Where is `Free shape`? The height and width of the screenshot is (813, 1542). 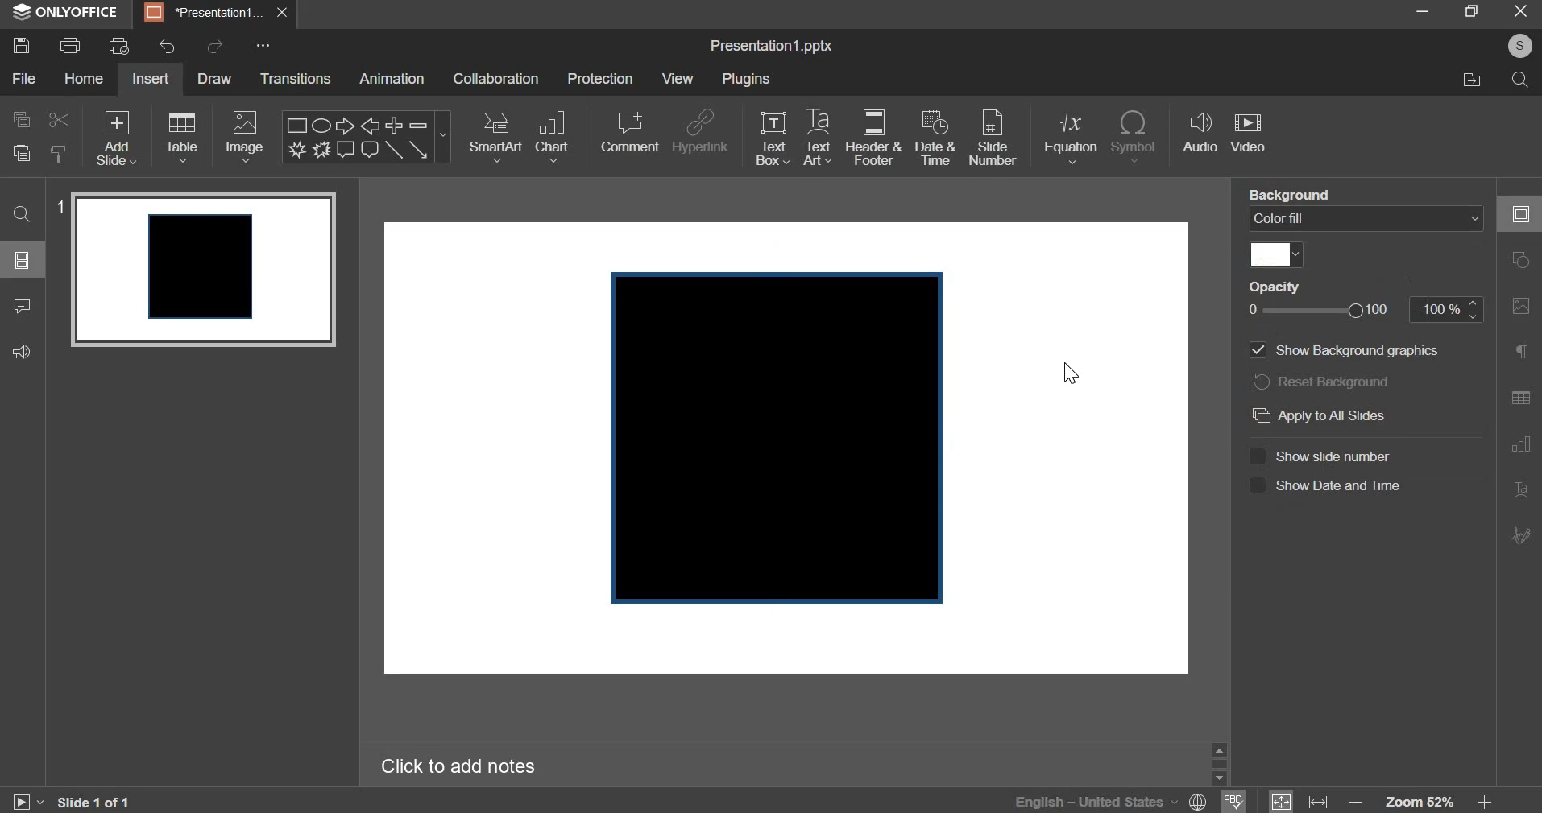 Free shape is located at coordinates (298, 149).